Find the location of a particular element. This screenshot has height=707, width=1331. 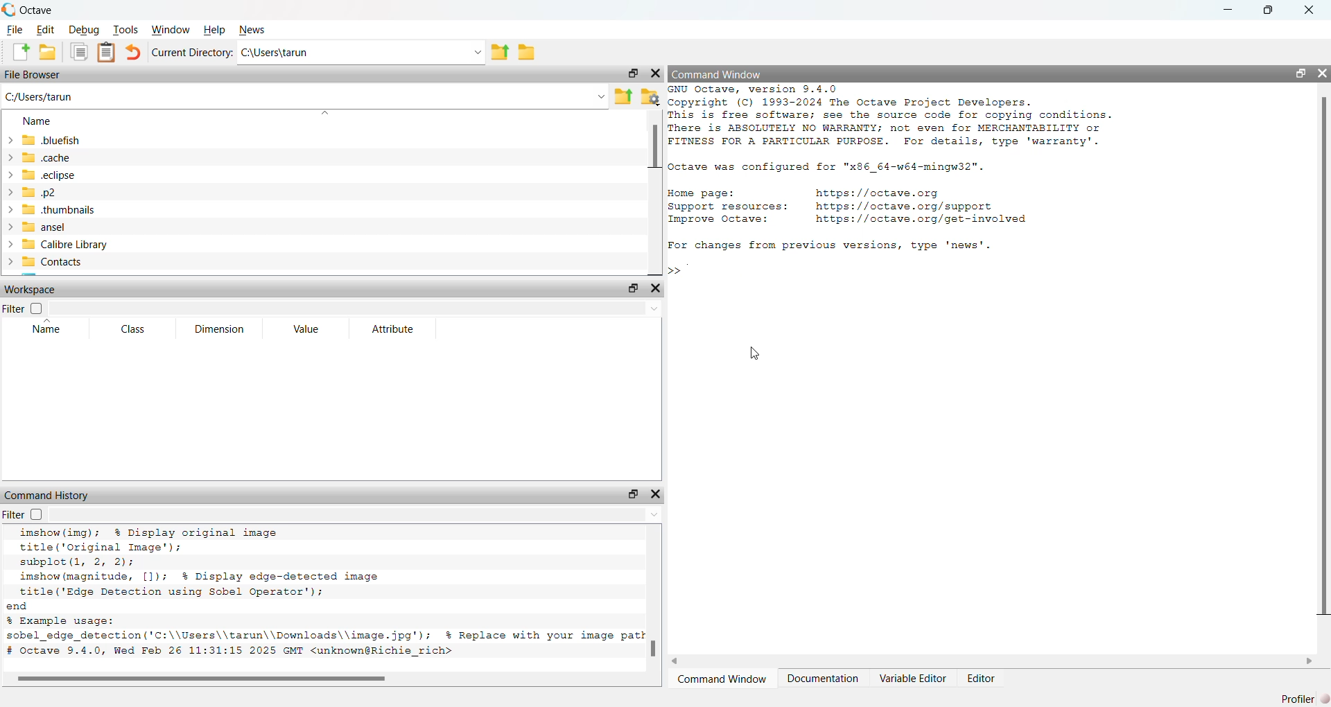

GNU Octave, version 9.4.0

Copyright (C) 1993-2024 The Octave Project Developers.

This is free software; see the source code for copying conditions.
There is ABSOLUTELY NO WARRANTY; not even for MERCHANTABILITY or
FITNESS FOR A PARTICULAR PURPOSE. For details, type 'warranty'.
octave was configured for "x86_64-w64-mingw32".

Home page: https://octave.org

Support resources:  https://octave.org/support

Improve Octave: https: //octave.org/get-involved

For changes from previous versions, type 'news’. is located at coordinates (902, 172).